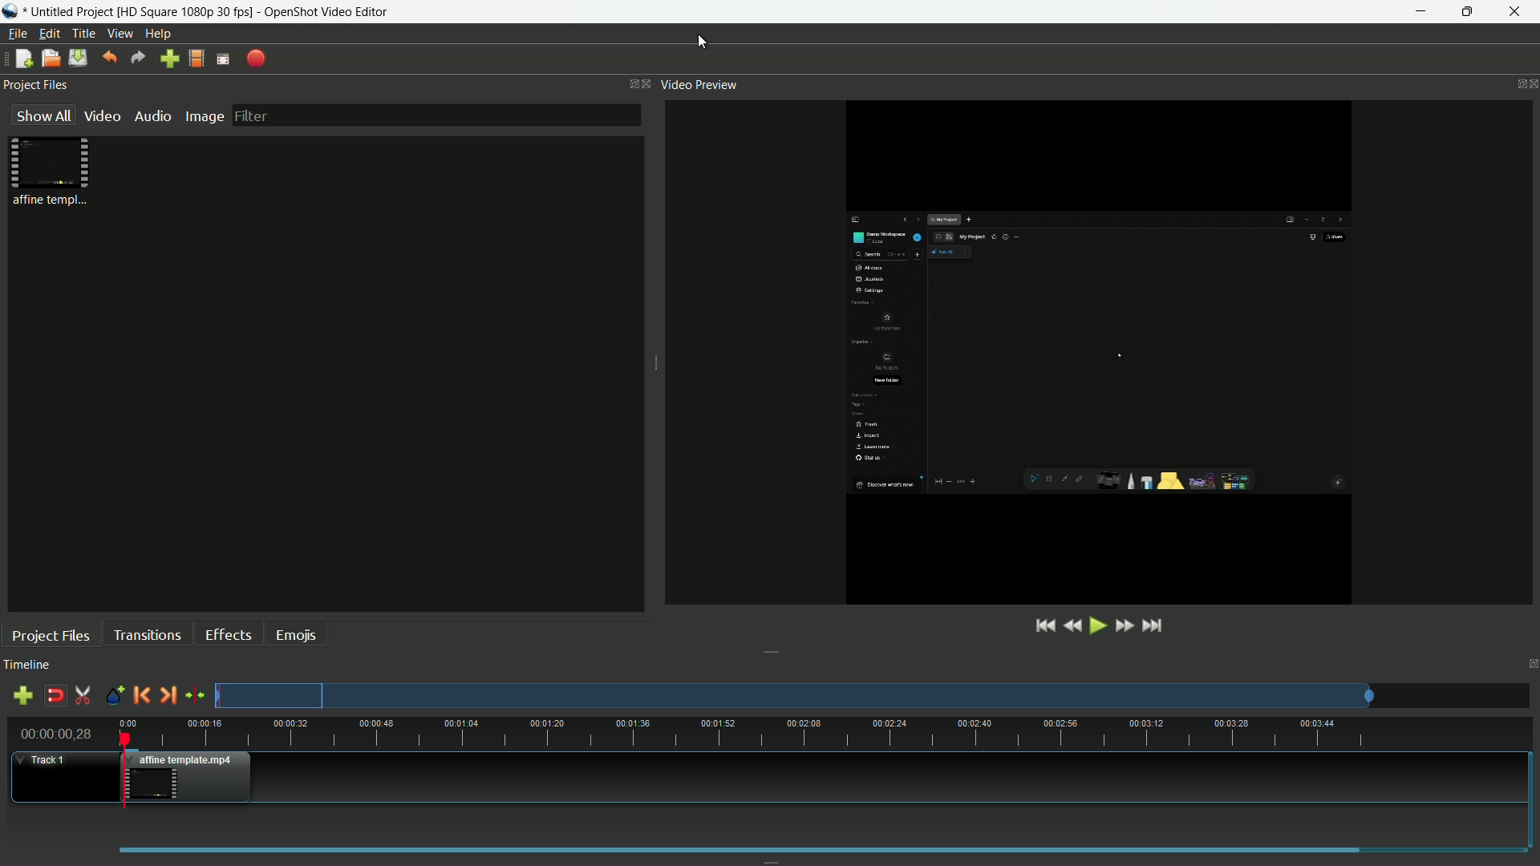 Image resolution: width=1540 pixels, height=866 pixels. Describe the element at coordinates (147, 634) in the screenshot. I see `transitions` at that location.